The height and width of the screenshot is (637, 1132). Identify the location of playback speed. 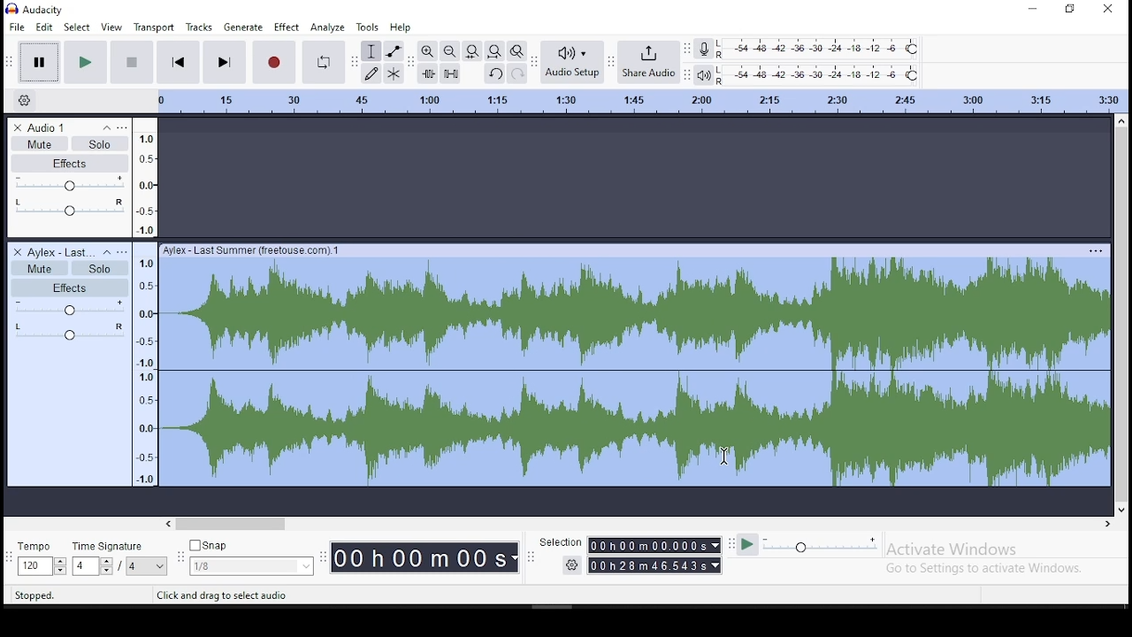
(820, 546).